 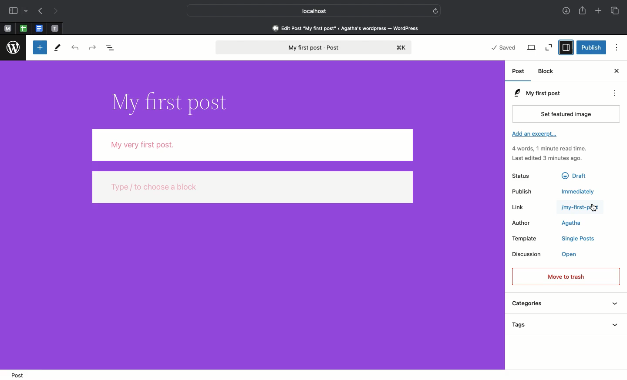 I want to click on Post, so click(x=24, y=375).